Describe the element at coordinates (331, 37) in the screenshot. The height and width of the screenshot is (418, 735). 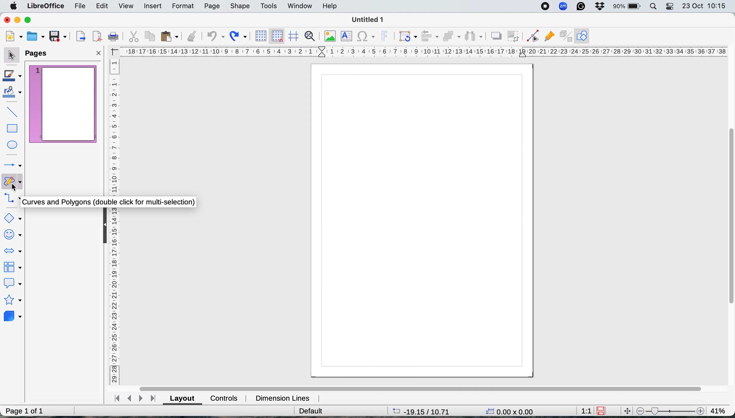
I see `insert image` at that location.